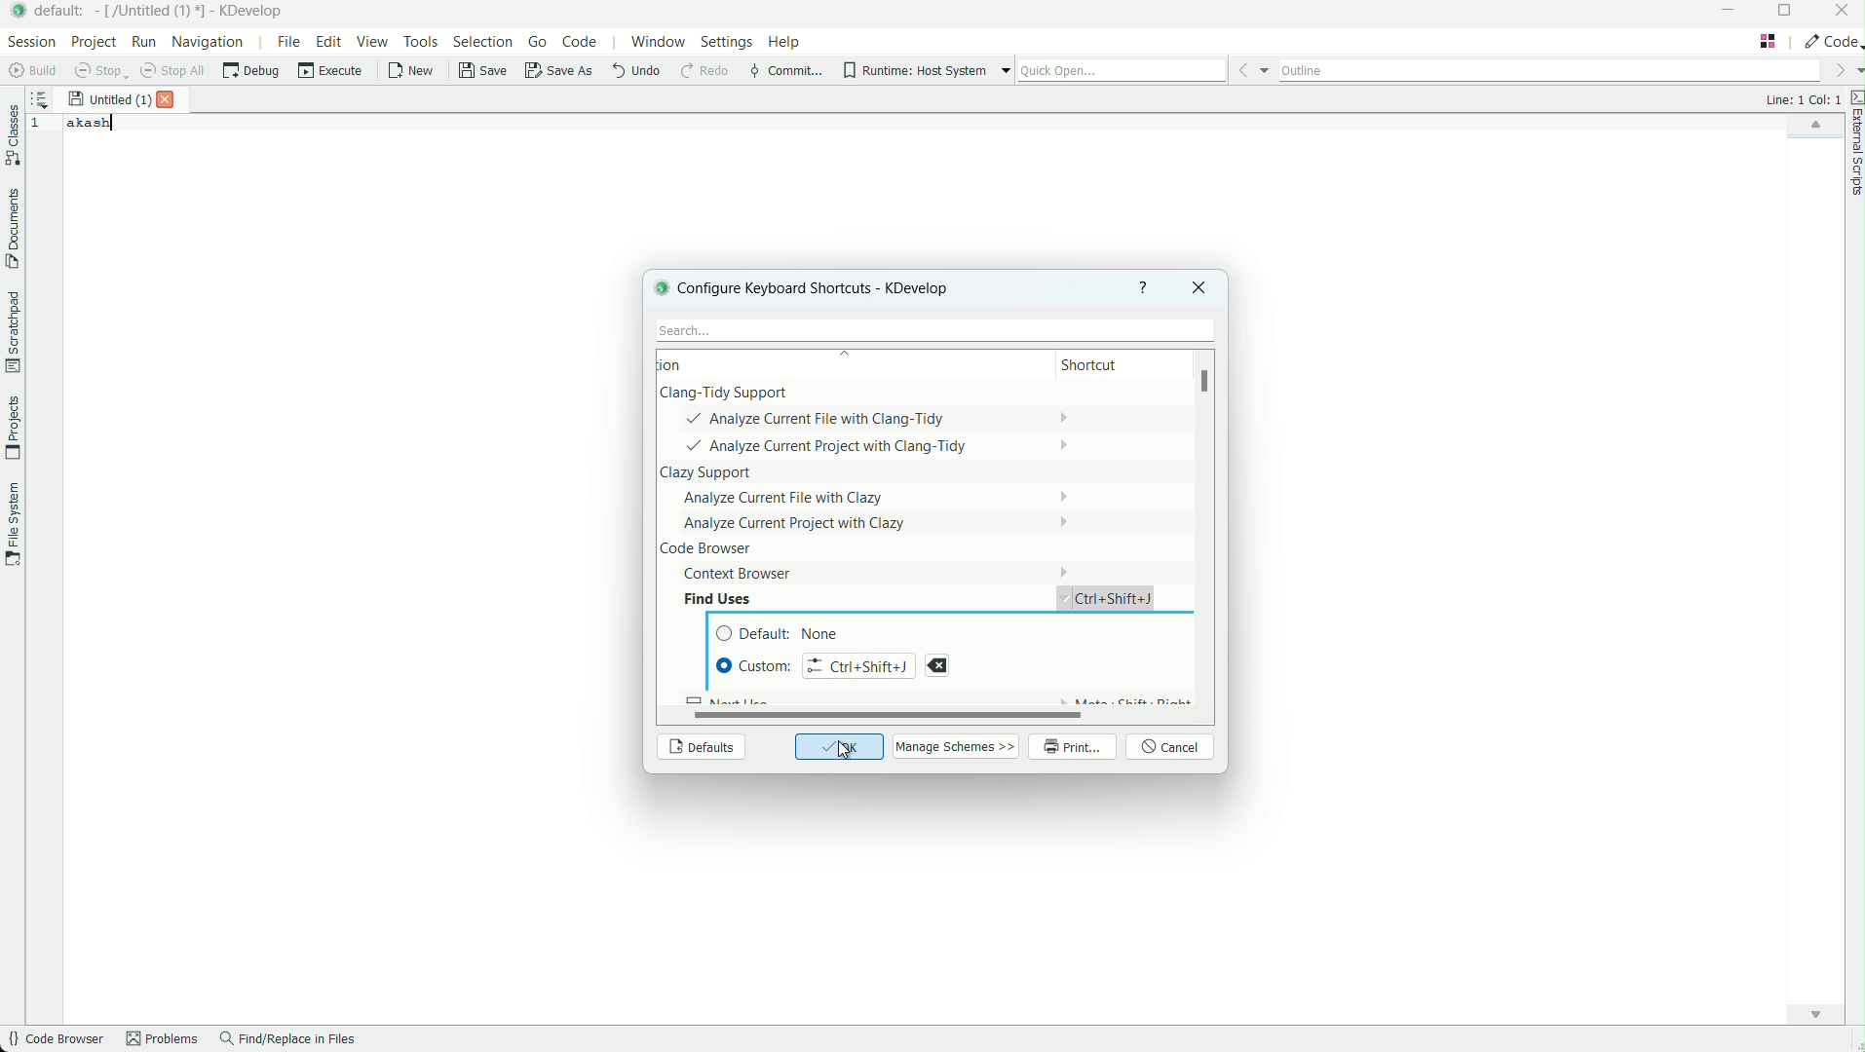 The height and width of the screenshot is (1052, 1865). Describe the element at coordinates (726, 45) in the screenshot. I see `settings menu` at that location.